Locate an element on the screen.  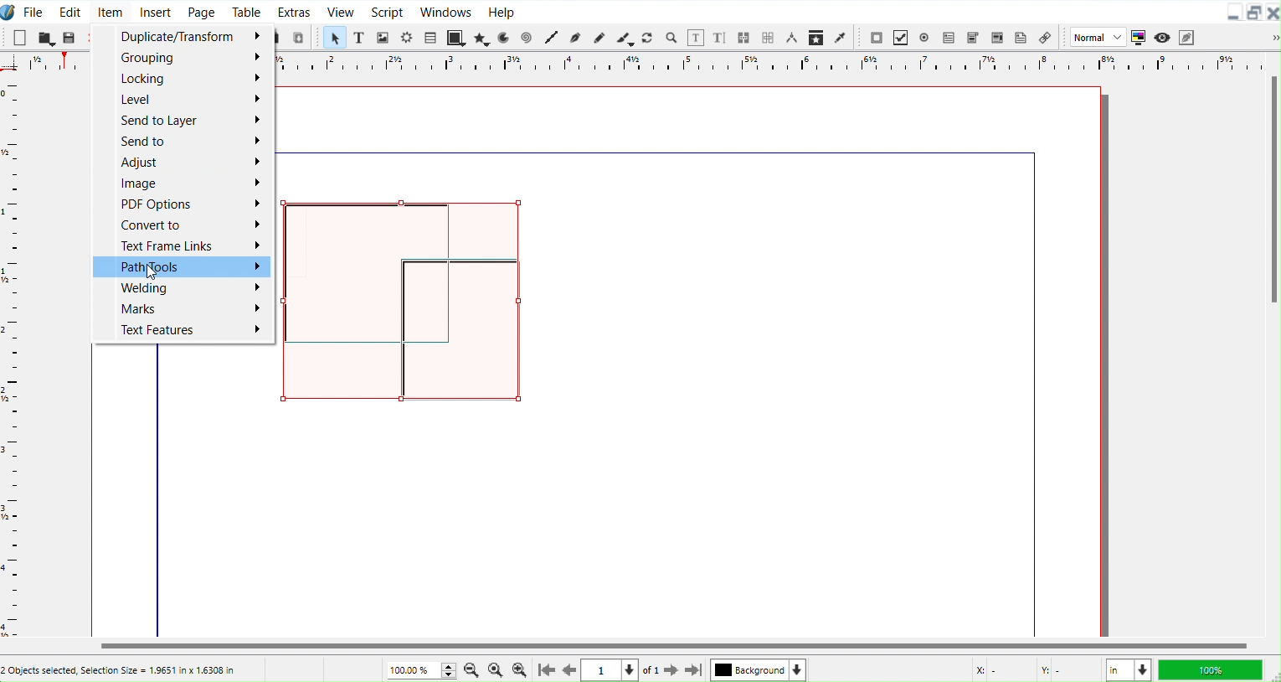
File is located at coordinates (34, 11).